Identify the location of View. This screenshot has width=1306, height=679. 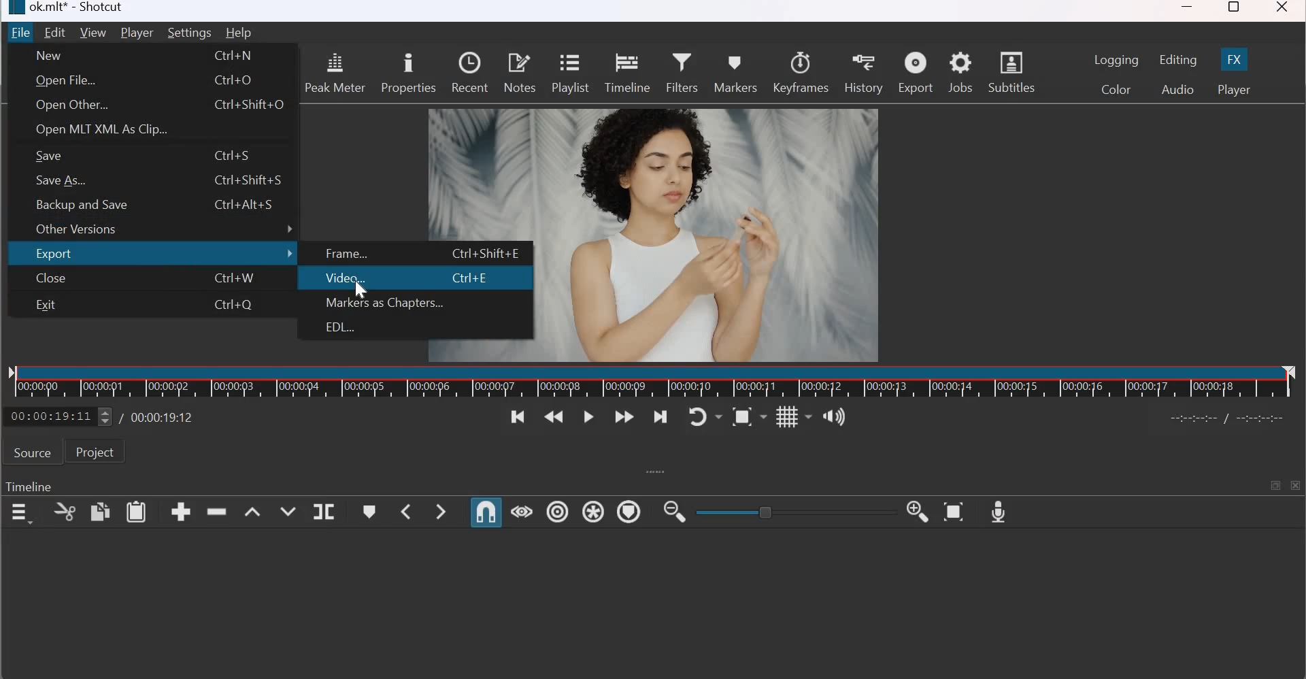
(93, 33).